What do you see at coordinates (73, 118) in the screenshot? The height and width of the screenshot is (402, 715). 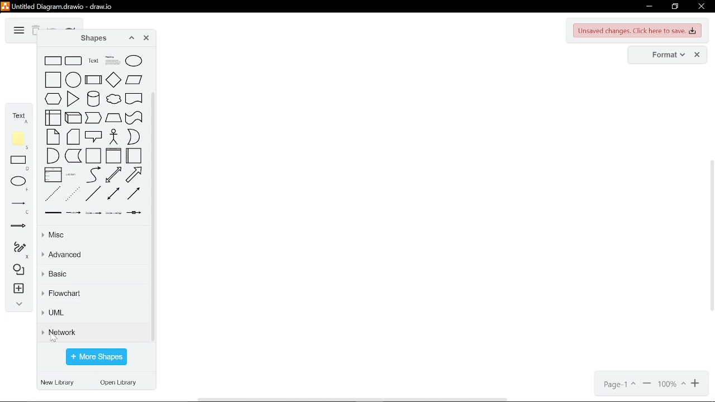 I see `cube` at bounding box center [73, 118].